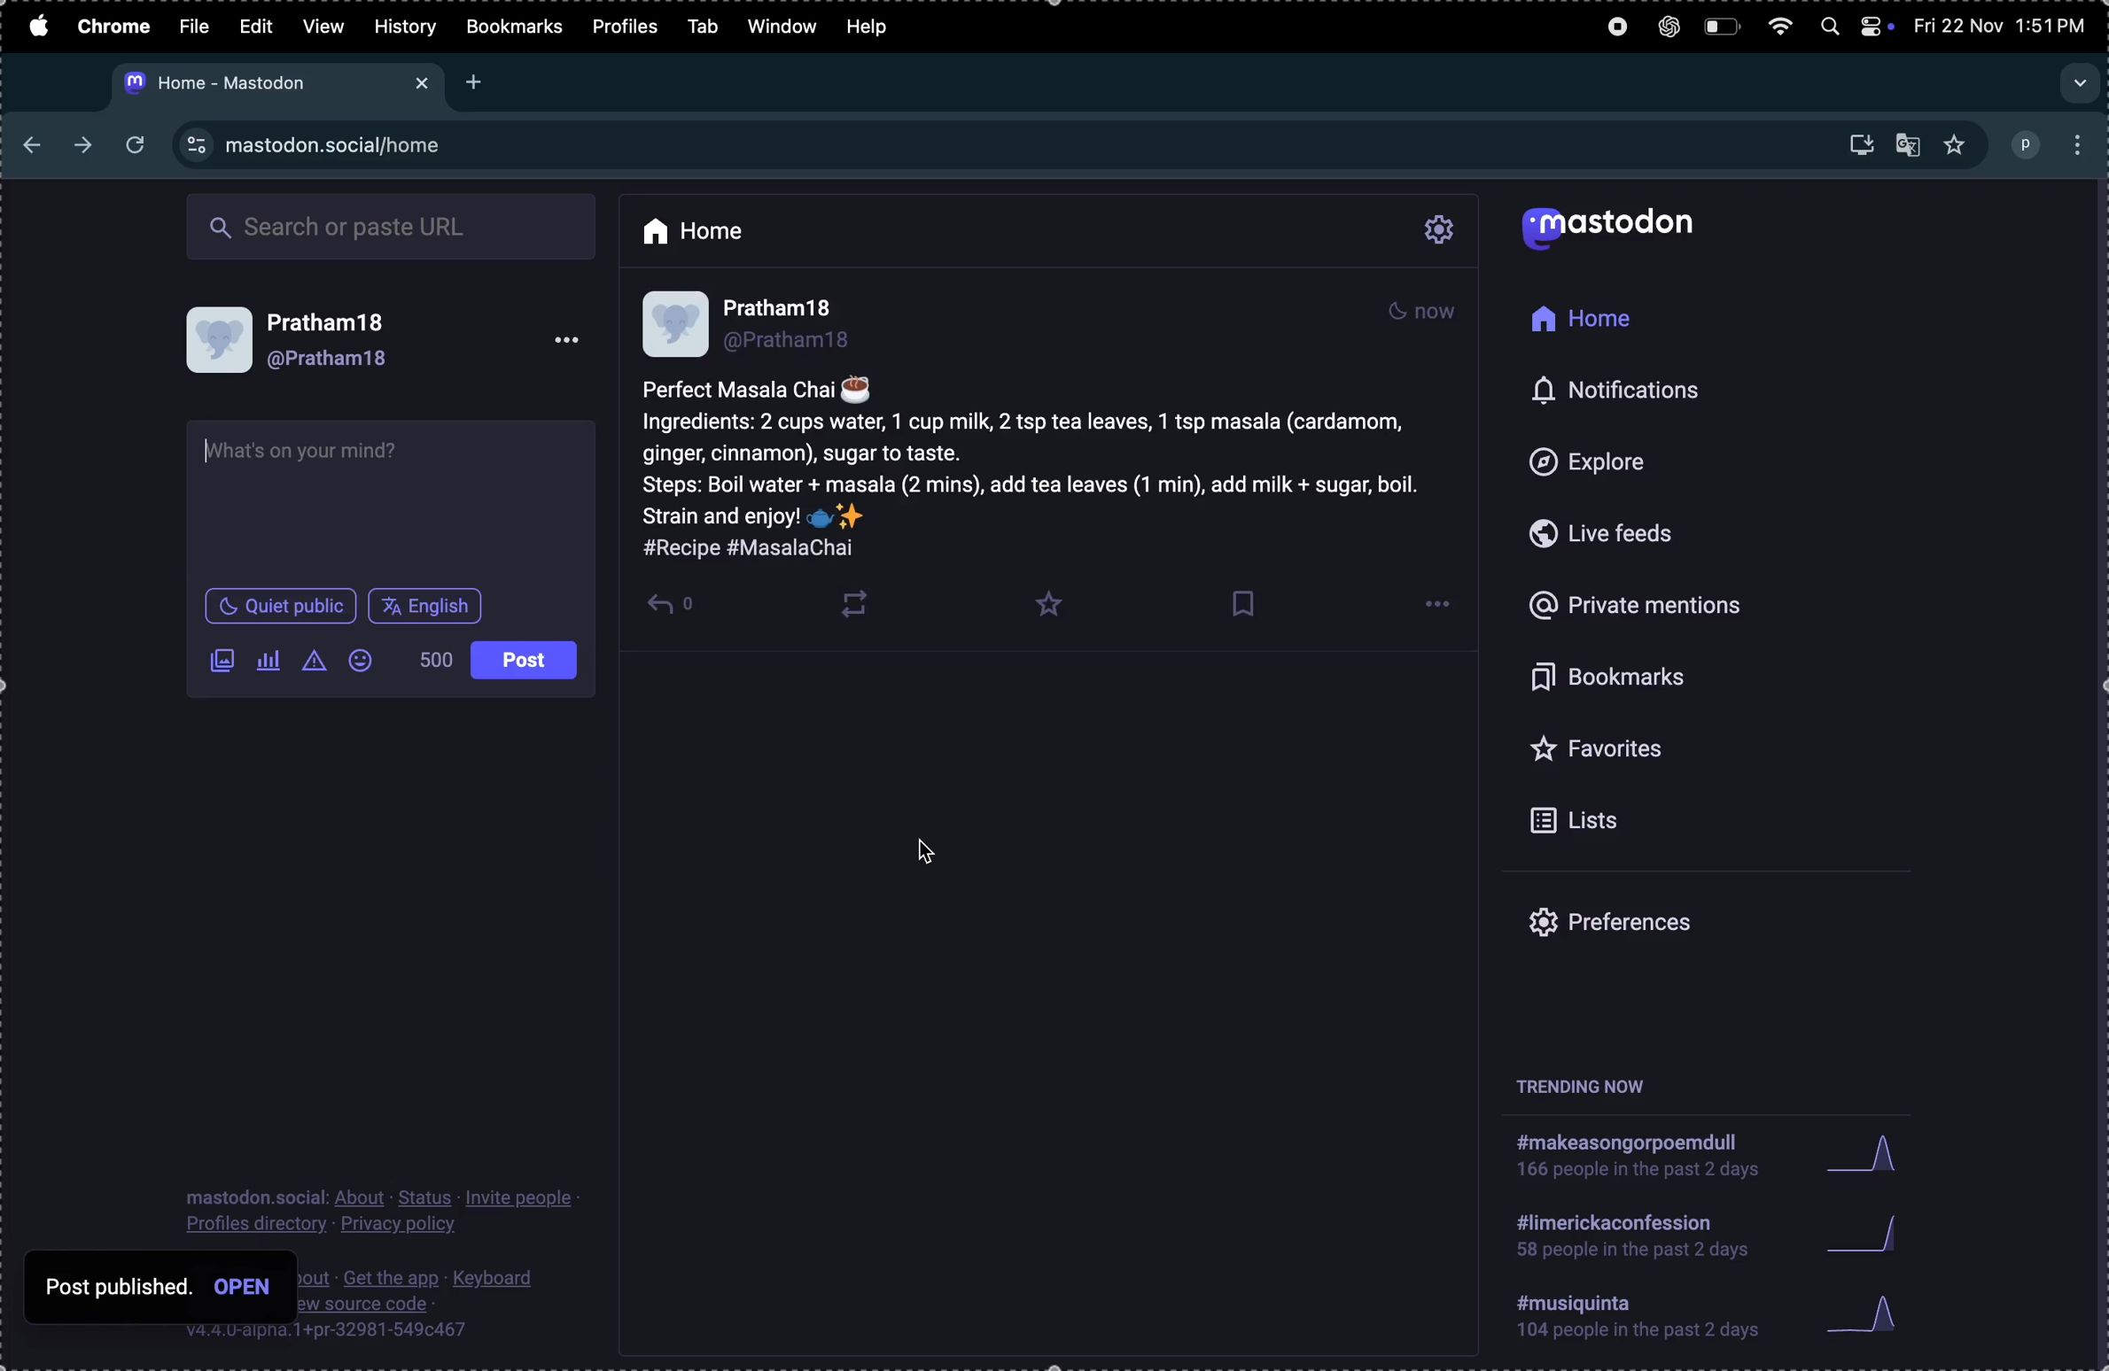 Image resolution: width=2109 pixels, height=1371 pixels. I want to click on prefrences, so click(1646, 921).